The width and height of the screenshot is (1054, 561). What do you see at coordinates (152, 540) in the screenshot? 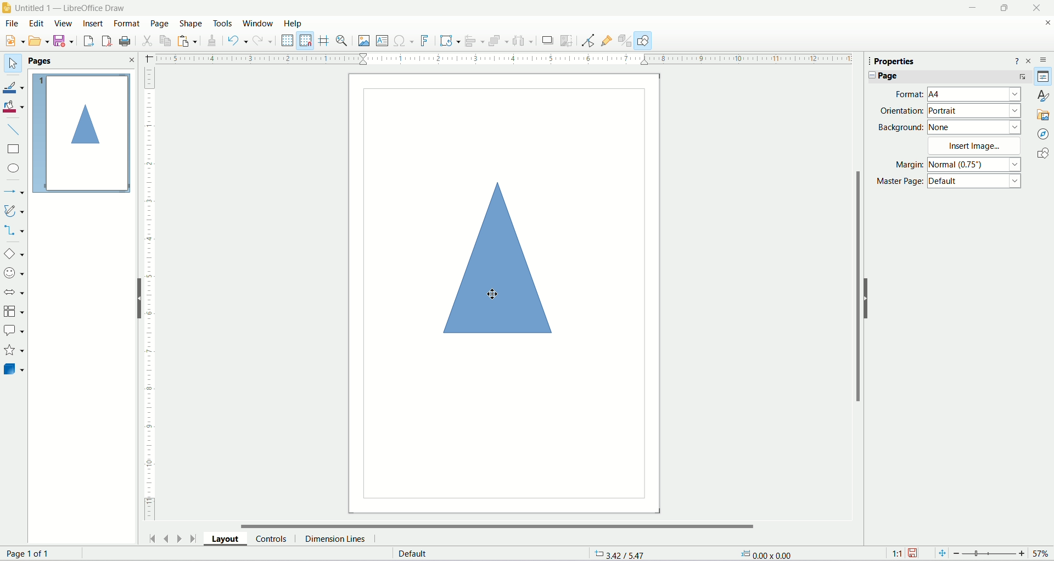
I see `Move to first page` at bounding box center [152, 540].